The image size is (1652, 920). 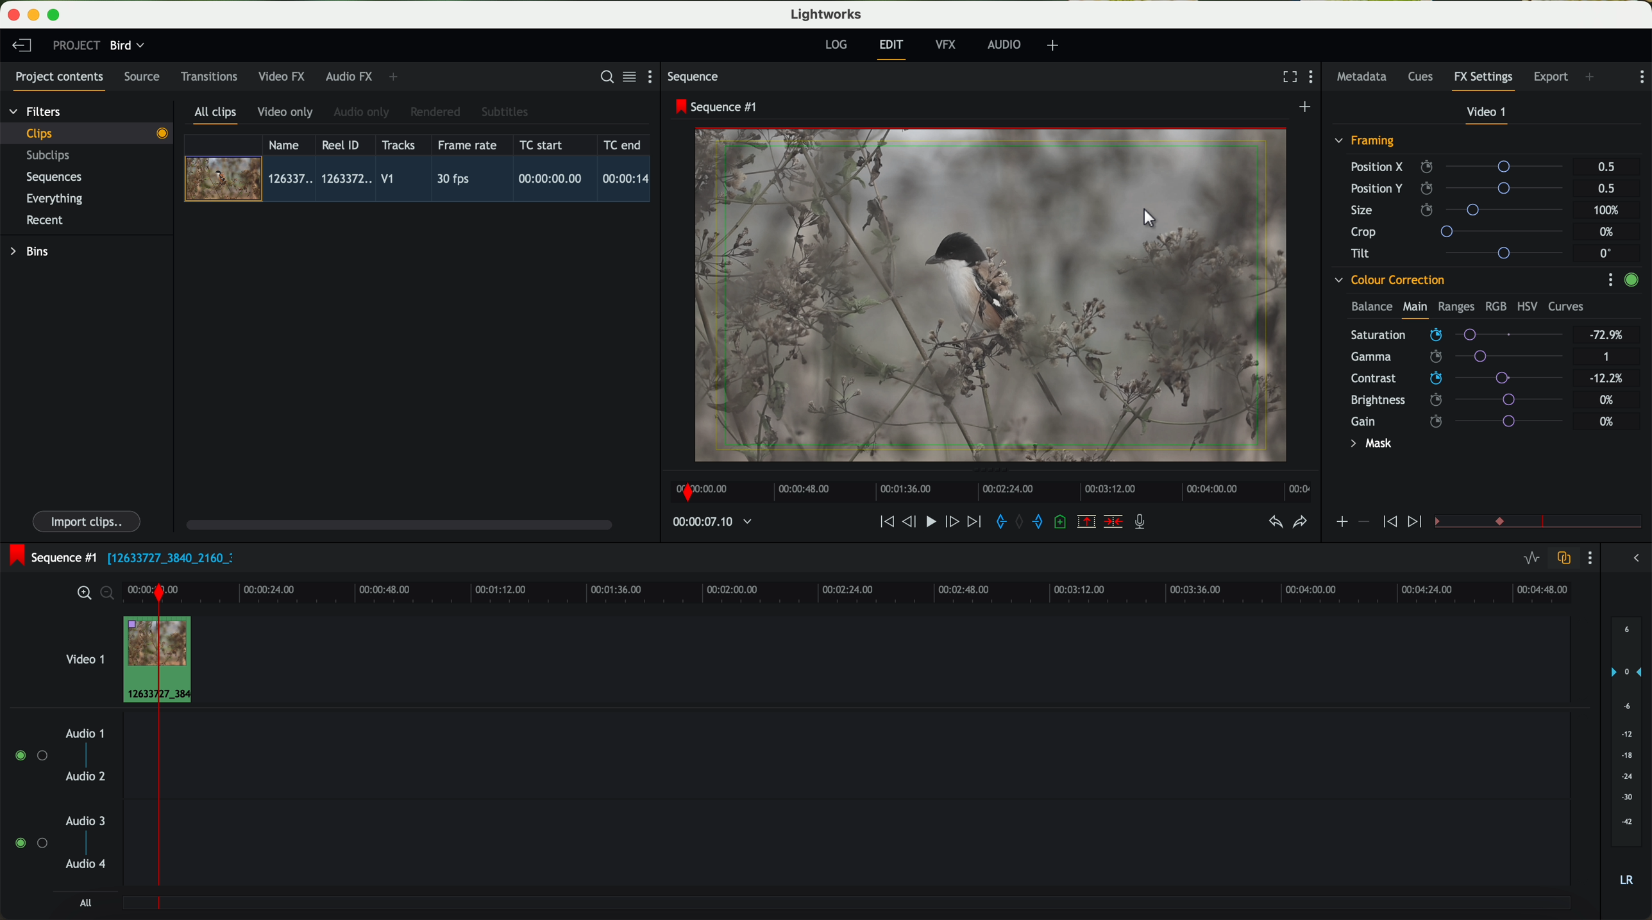 I want to click on add panel, so click(x=1593, y=78).